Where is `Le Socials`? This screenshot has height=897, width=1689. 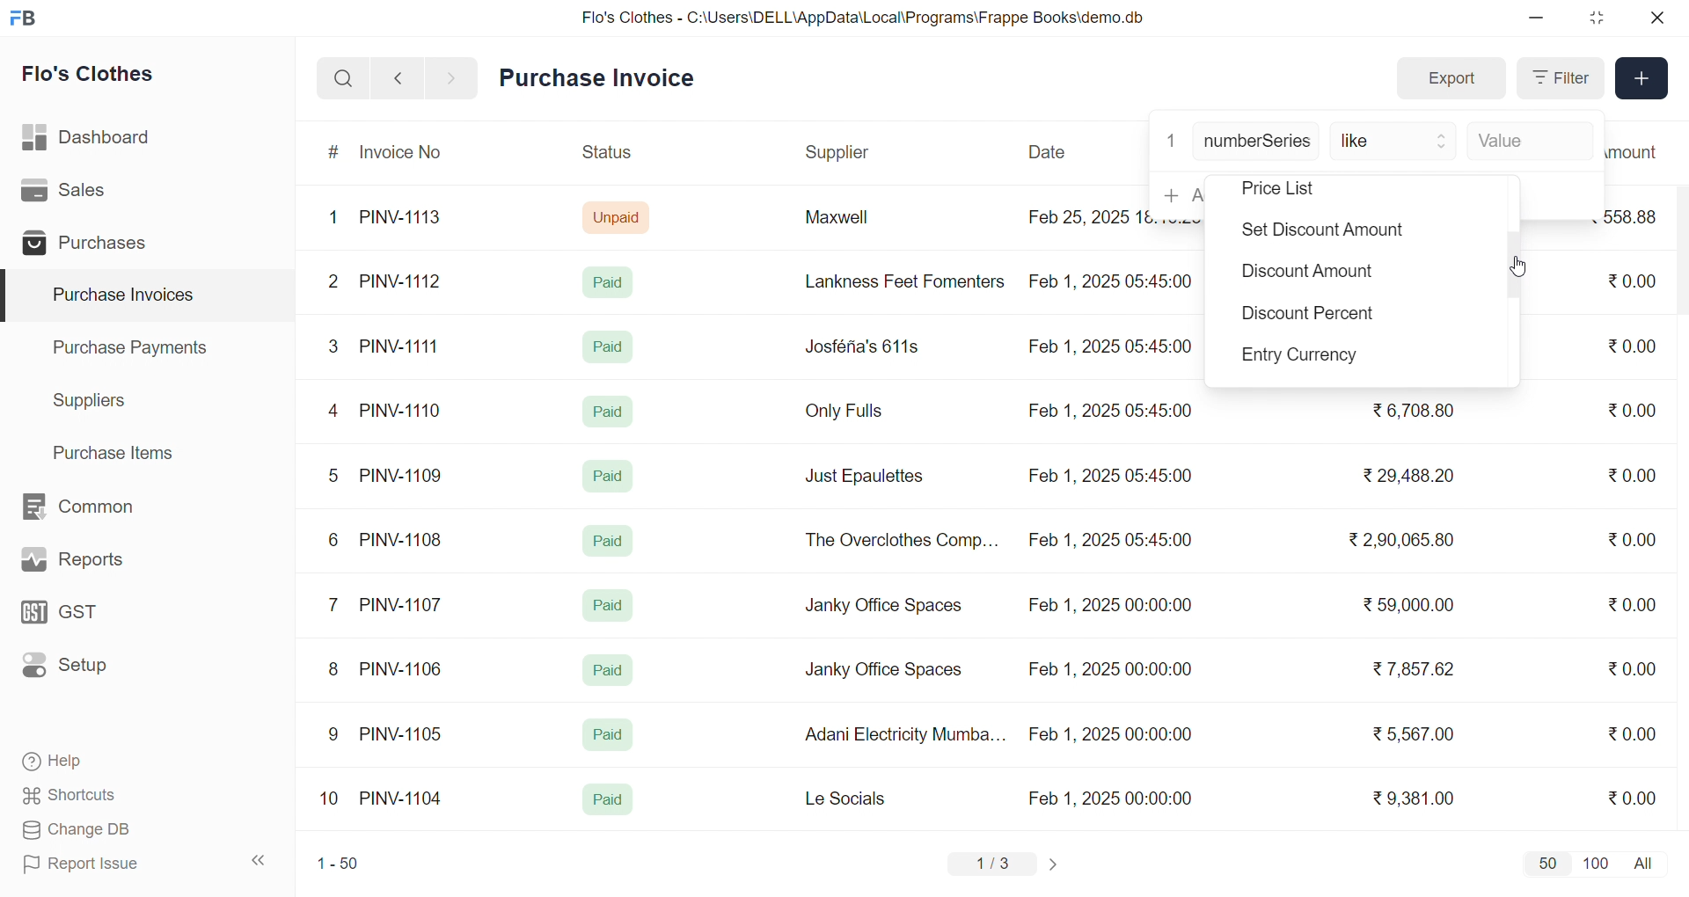
Le Socials is located at coordinates (860, 798).